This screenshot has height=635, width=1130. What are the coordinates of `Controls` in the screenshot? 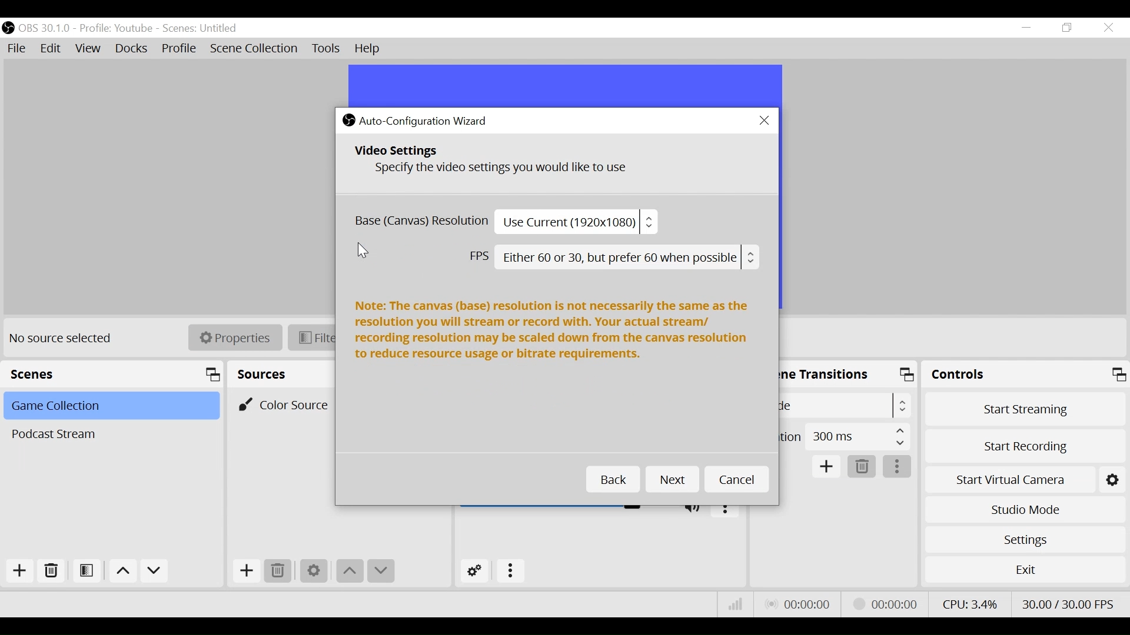 It's located at (1023, 375).